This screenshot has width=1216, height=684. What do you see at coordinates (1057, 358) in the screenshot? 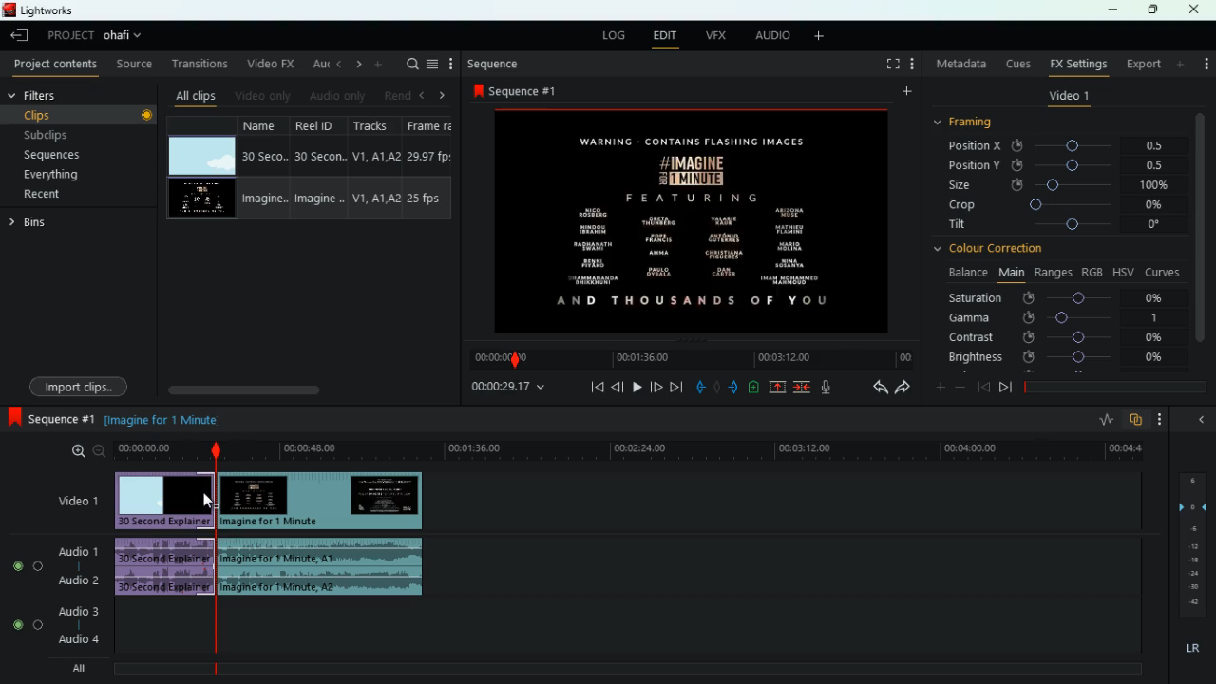
I see `brightness` at bounding box center [1057, 358].